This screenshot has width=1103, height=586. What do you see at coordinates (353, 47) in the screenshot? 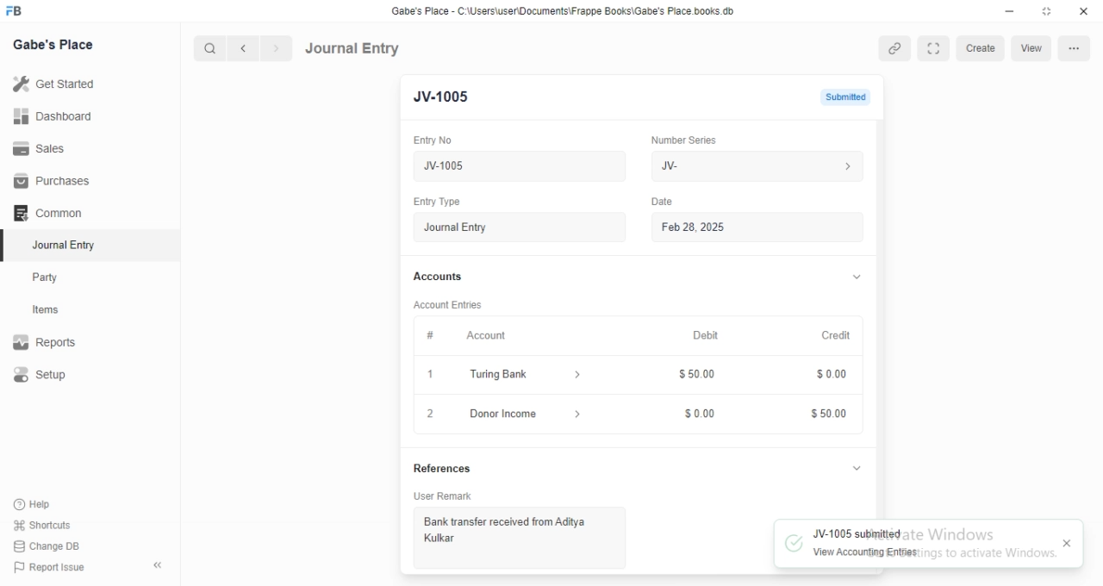
I see `Journal Entry` at bounding box center [353, 47].